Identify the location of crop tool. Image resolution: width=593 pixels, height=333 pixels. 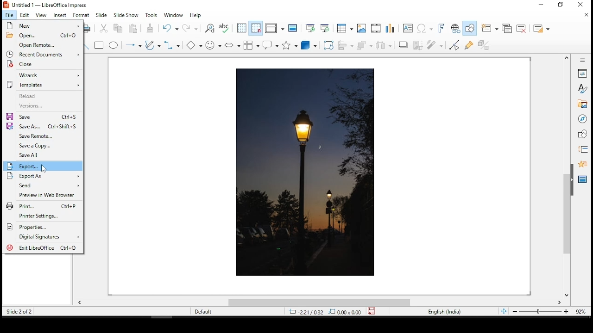
(328, 45).